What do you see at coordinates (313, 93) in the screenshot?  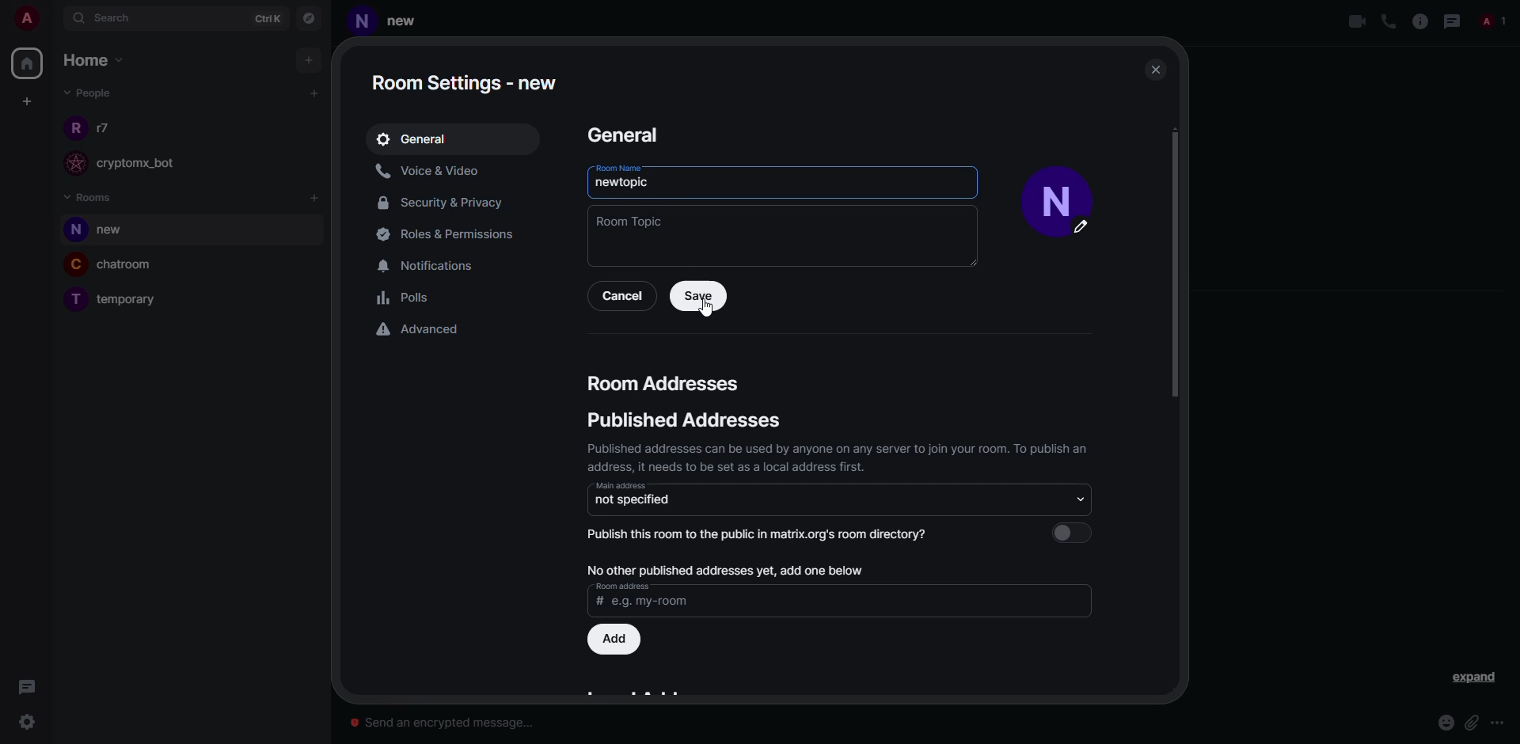 I see `start chat` at bounding box center [313, 93].